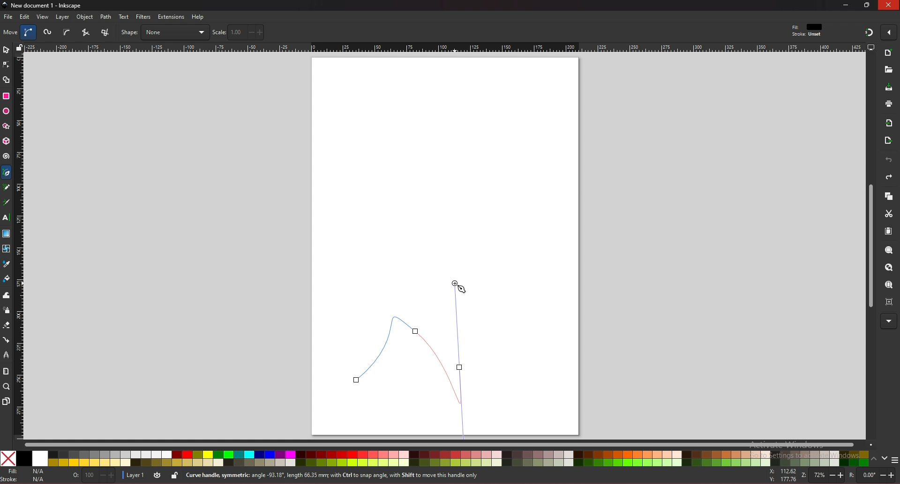  Describe the element at coordinates (158, 475) in the screenshot. I see `toggle visibility` at that location.